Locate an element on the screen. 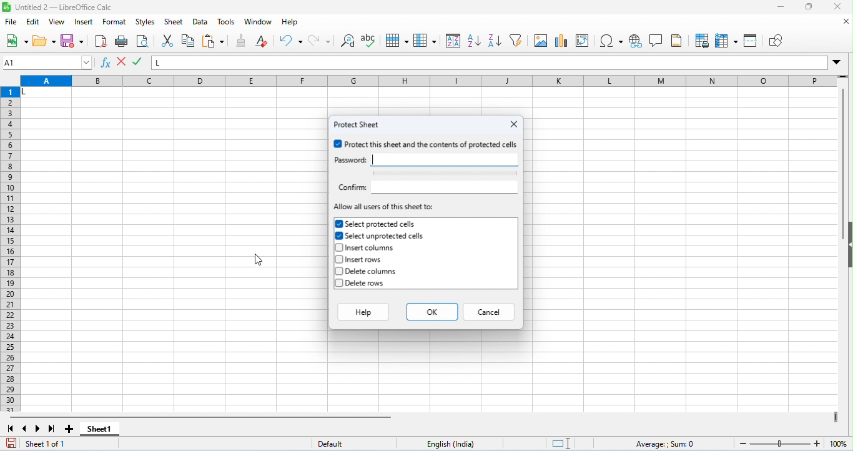 Image resolution: width=853 pixels, height=451 pixels. drag to view rows is located at coordinates (843, 76).